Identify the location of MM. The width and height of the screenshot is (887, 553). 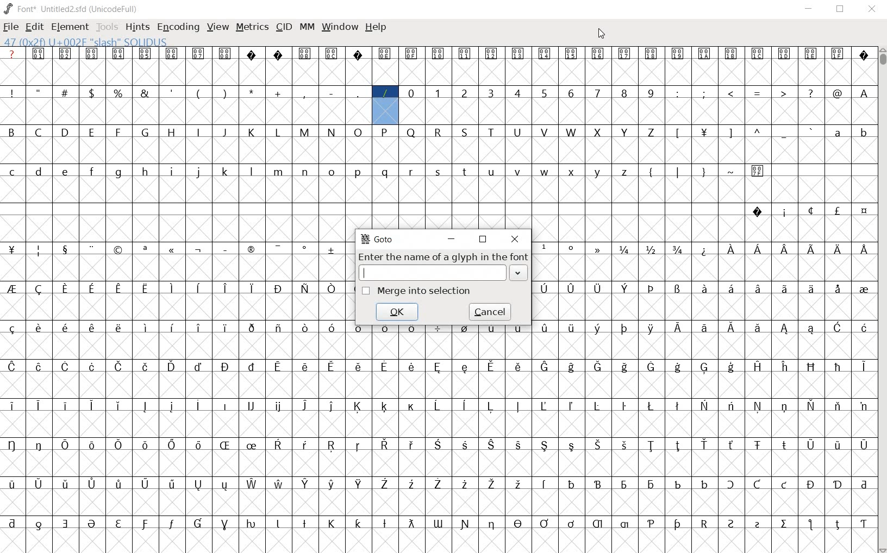
(306, 27).